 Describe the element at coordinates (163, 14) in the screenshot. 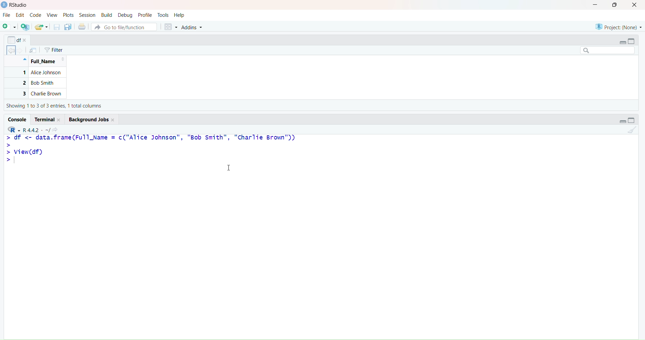

I see `Tools` at that location.